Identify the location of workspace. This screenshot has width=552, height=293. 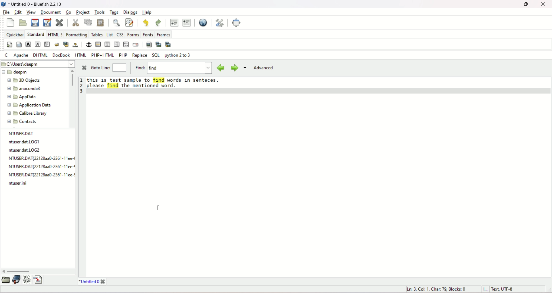
(319, 187).